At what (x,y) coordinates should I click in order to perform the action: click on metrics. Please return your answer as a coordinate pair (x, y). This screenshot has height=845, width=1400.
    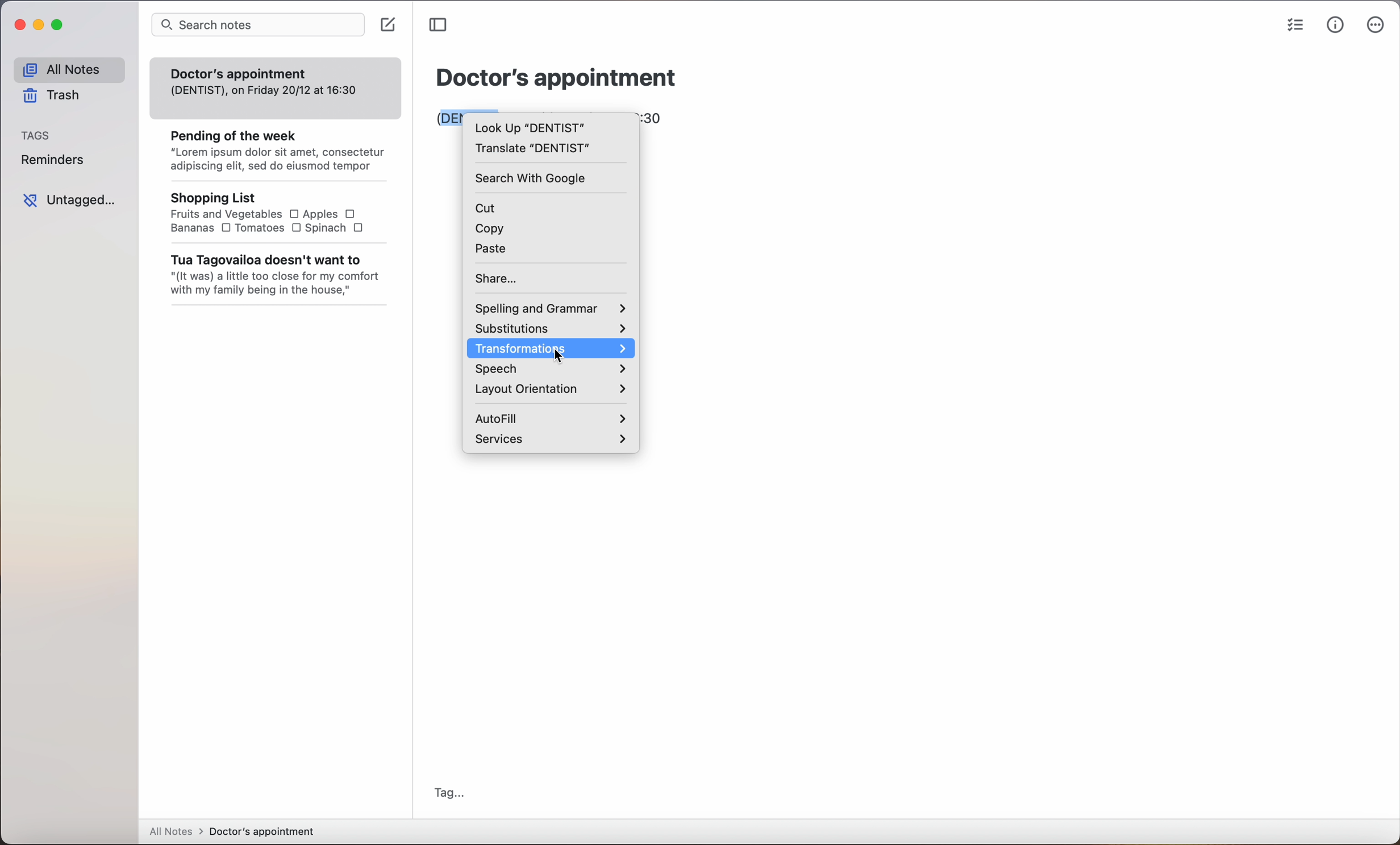
    Looking at the image, I should click on (1335, 26).